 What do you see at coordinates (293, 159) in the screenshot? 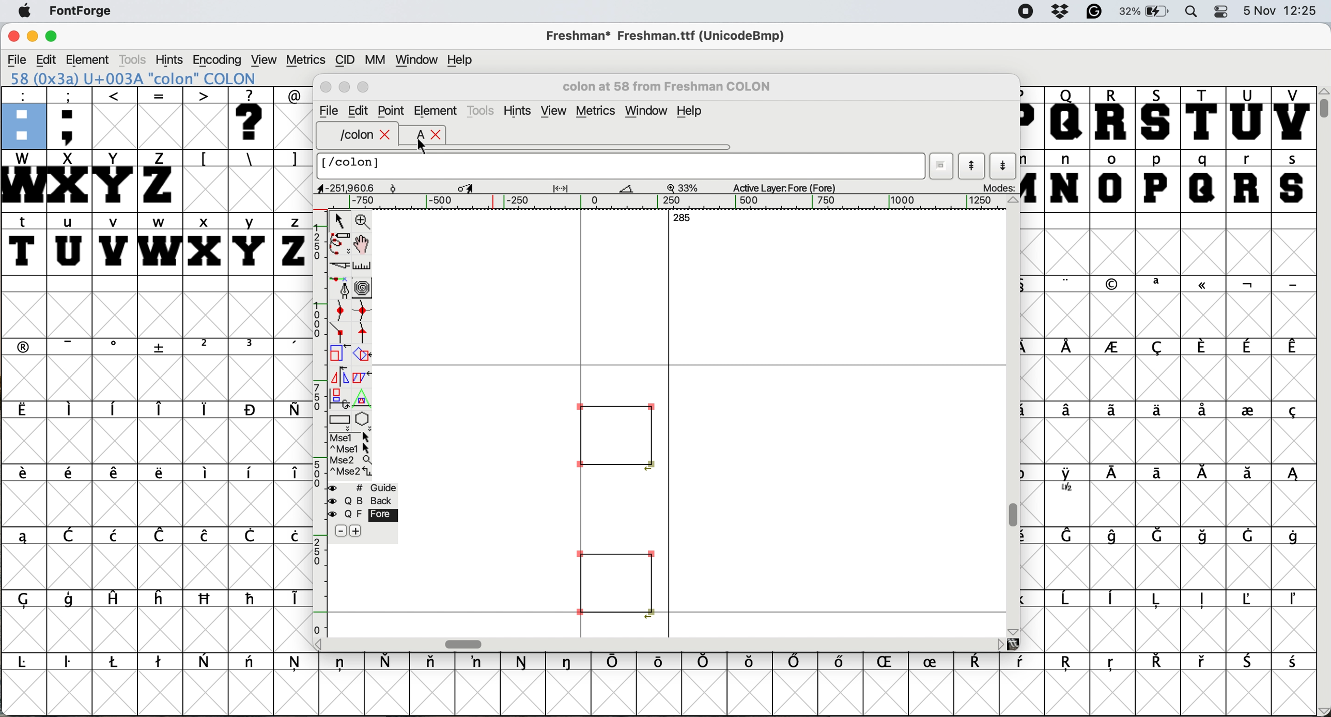
I see `]` at bounding box center [293, 159].